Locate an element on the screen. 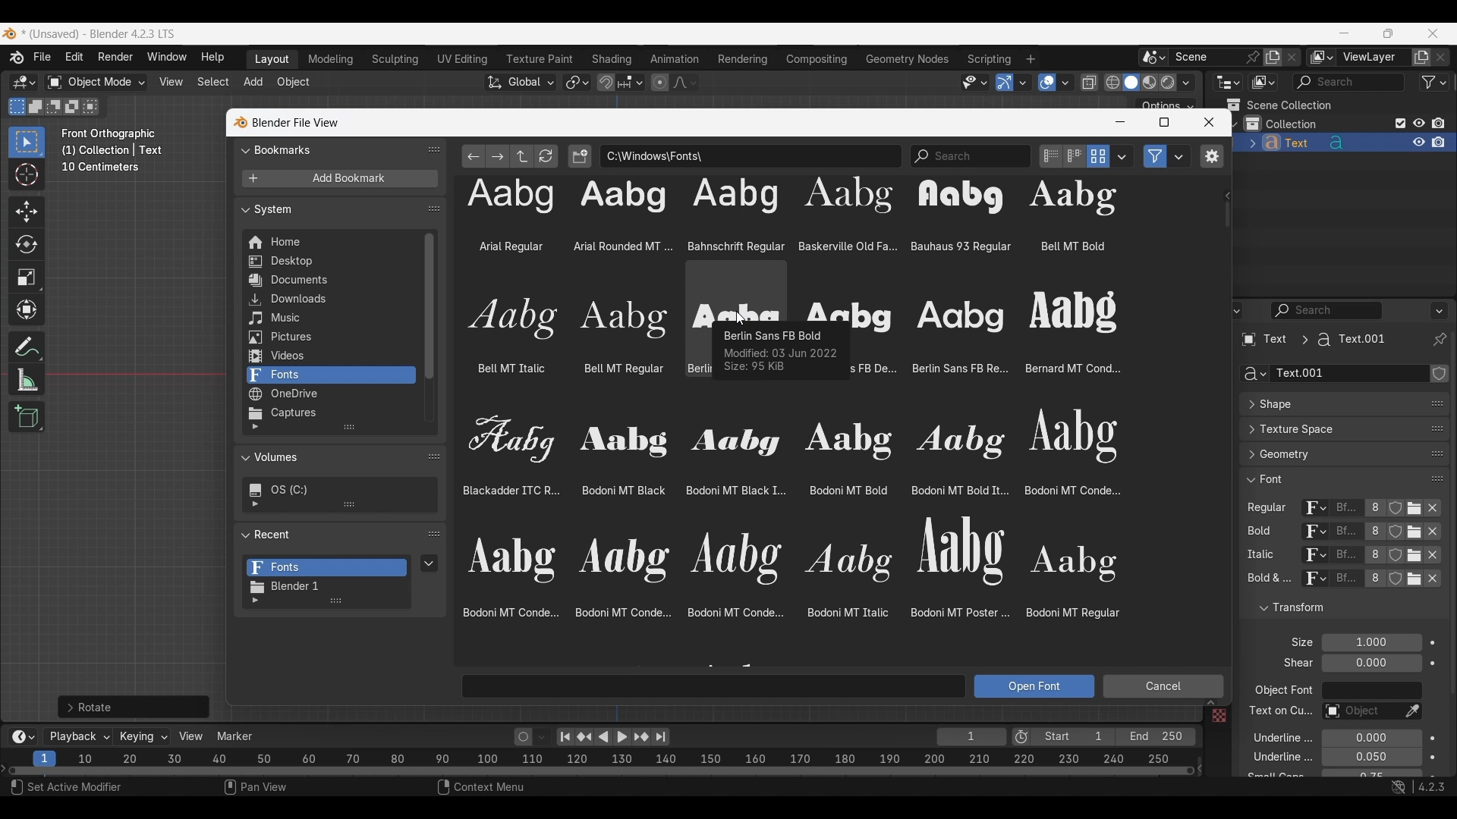 The image size is (1457, 819). underline is located at coordinates (1273, 737).